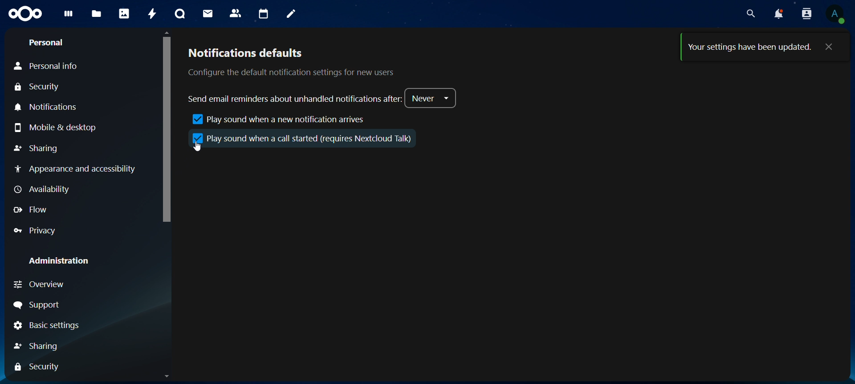 The image size is (855, 384). What do you see at coordinates (197, 138) in the screenshot?
I see `icon` at bounding box center [197, 138].